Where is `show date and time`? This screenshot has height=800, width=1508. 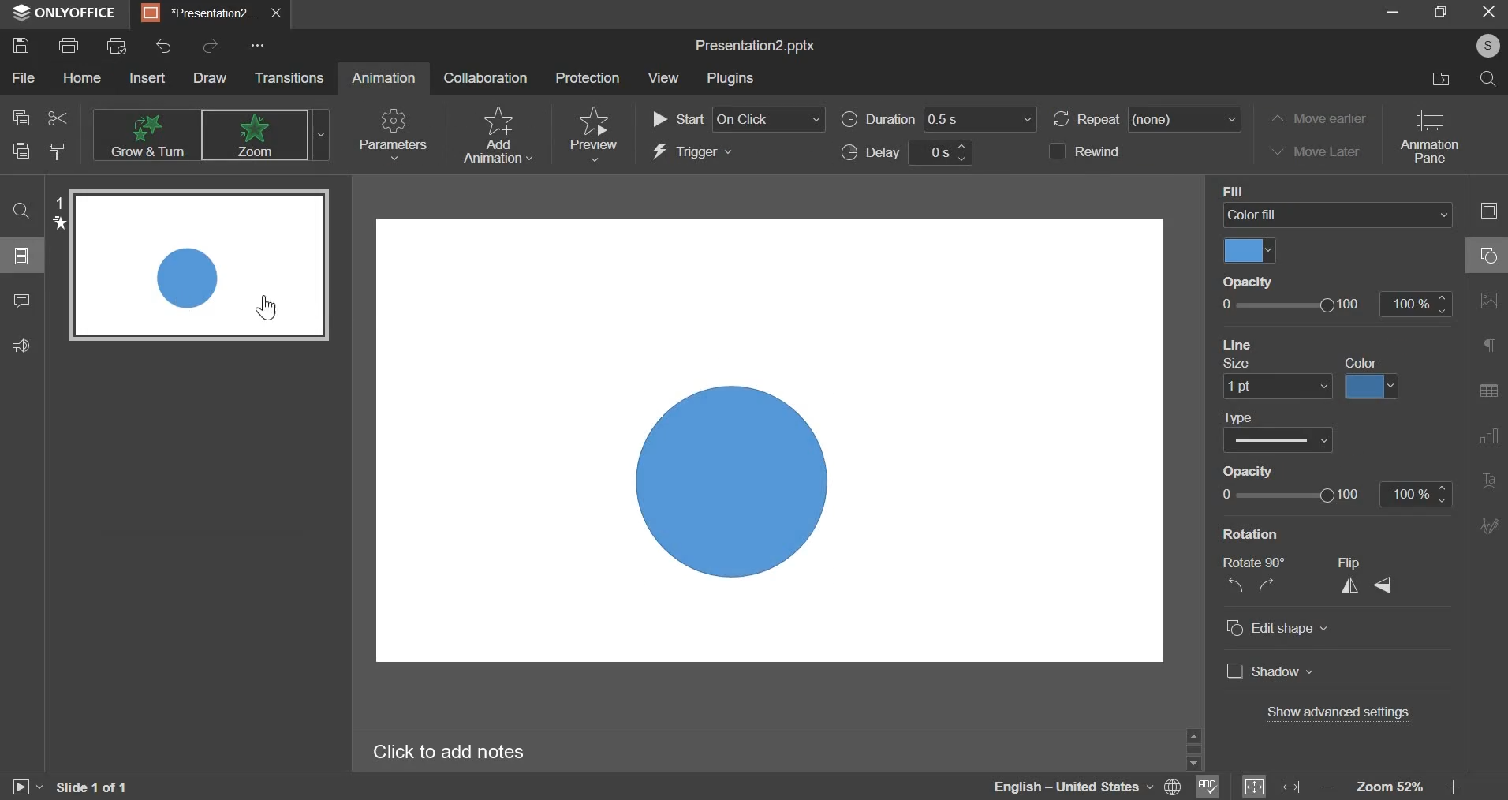
show date and time is located at coordinates (1290, 469).